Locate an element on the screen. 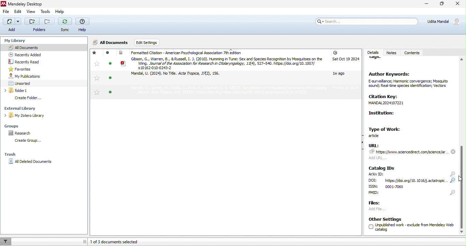  my publication is located at coordinates (32, 76).